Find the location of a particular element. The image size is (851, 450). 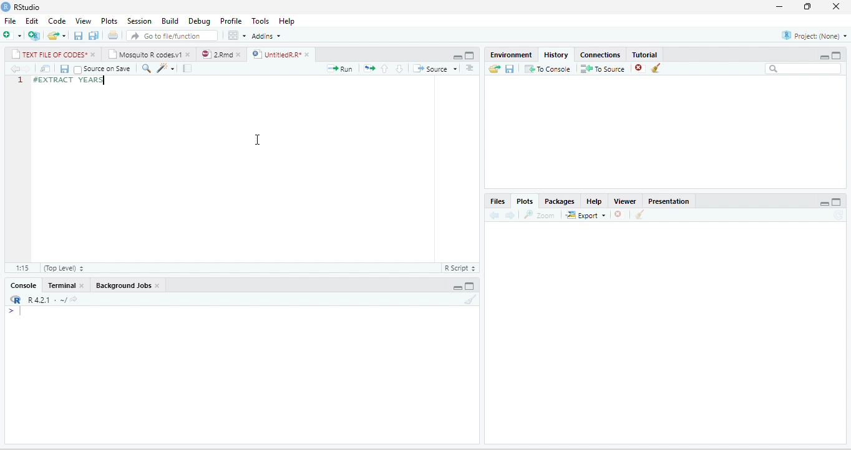

cursor is located at coordinates (258, 140).